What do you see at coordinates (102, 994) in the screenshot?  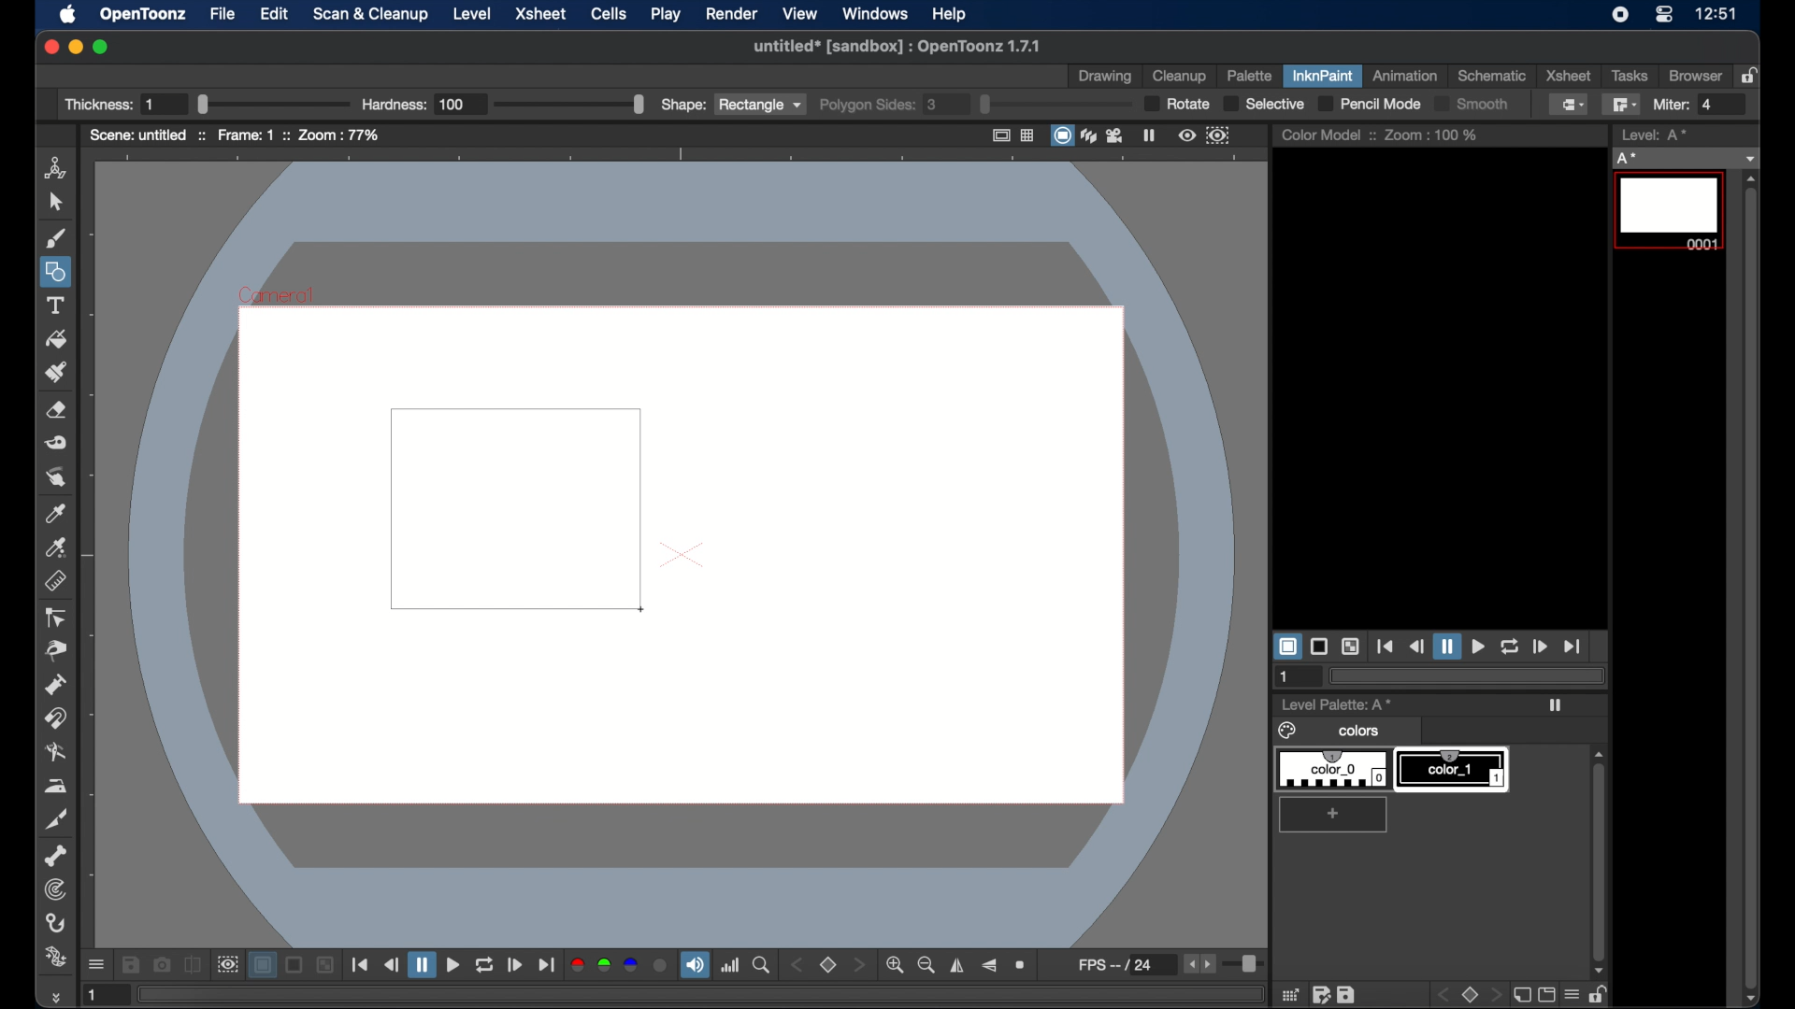 I see `1` at bounding box center [102, 994].